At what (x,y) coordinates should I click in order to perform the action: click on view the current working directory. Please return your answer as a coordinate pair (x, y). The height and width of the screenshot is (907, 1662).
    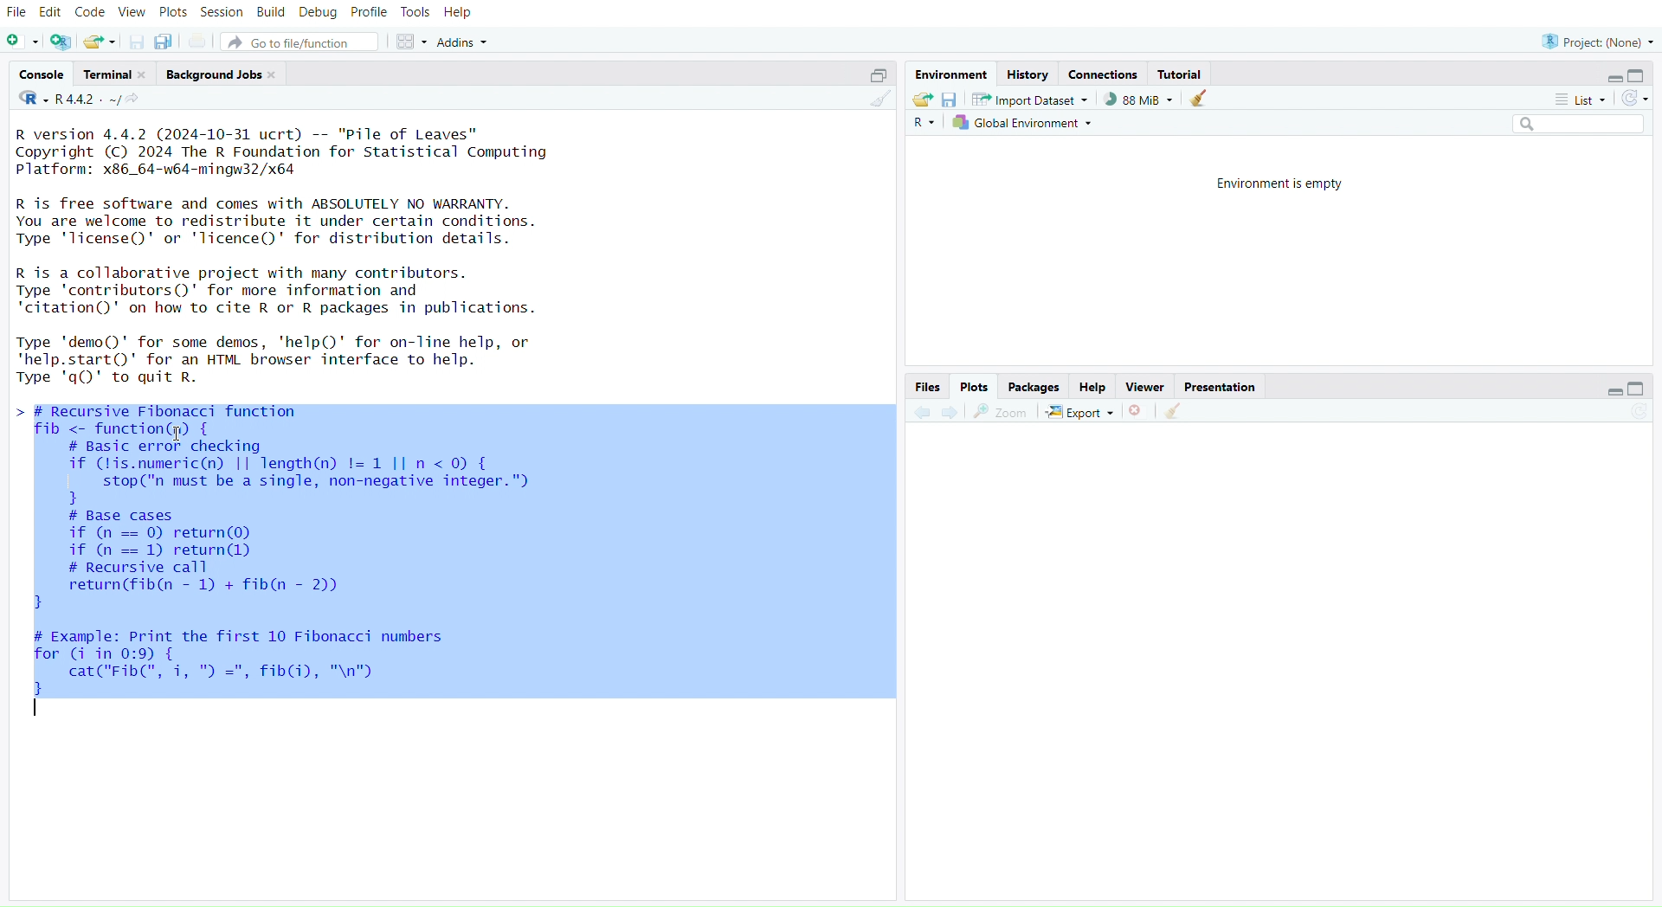
    Looking at the image, I should click on (134, 100).